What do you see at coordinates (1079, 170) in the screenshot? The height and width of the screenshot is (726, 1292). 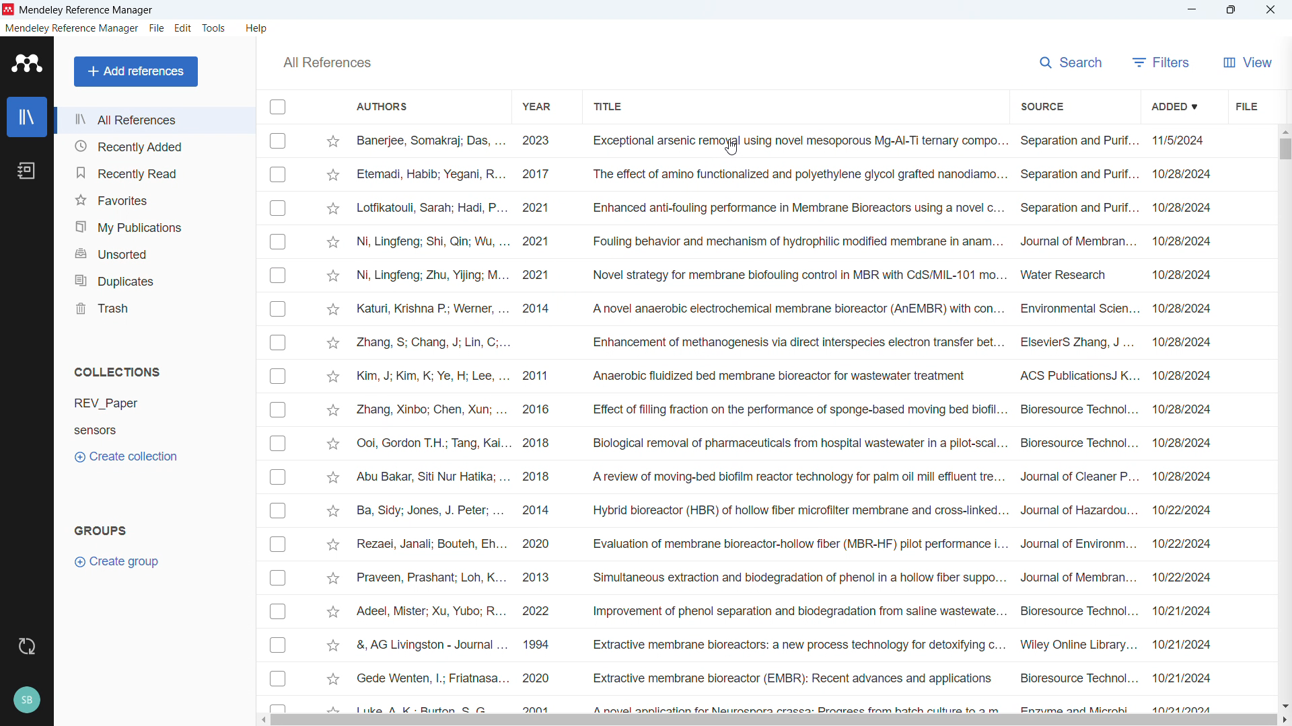 I see `separation and purif..` at bounding box center [1079, 170].